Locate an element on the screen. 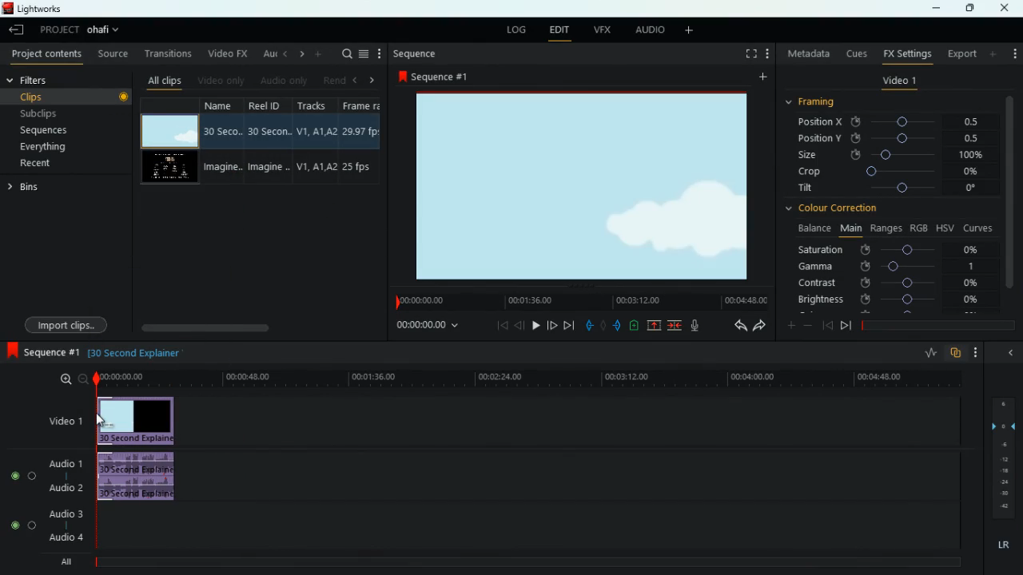 The width and height of the screenshot is (1023, 575). beggining is located at coordinates (497, 324).